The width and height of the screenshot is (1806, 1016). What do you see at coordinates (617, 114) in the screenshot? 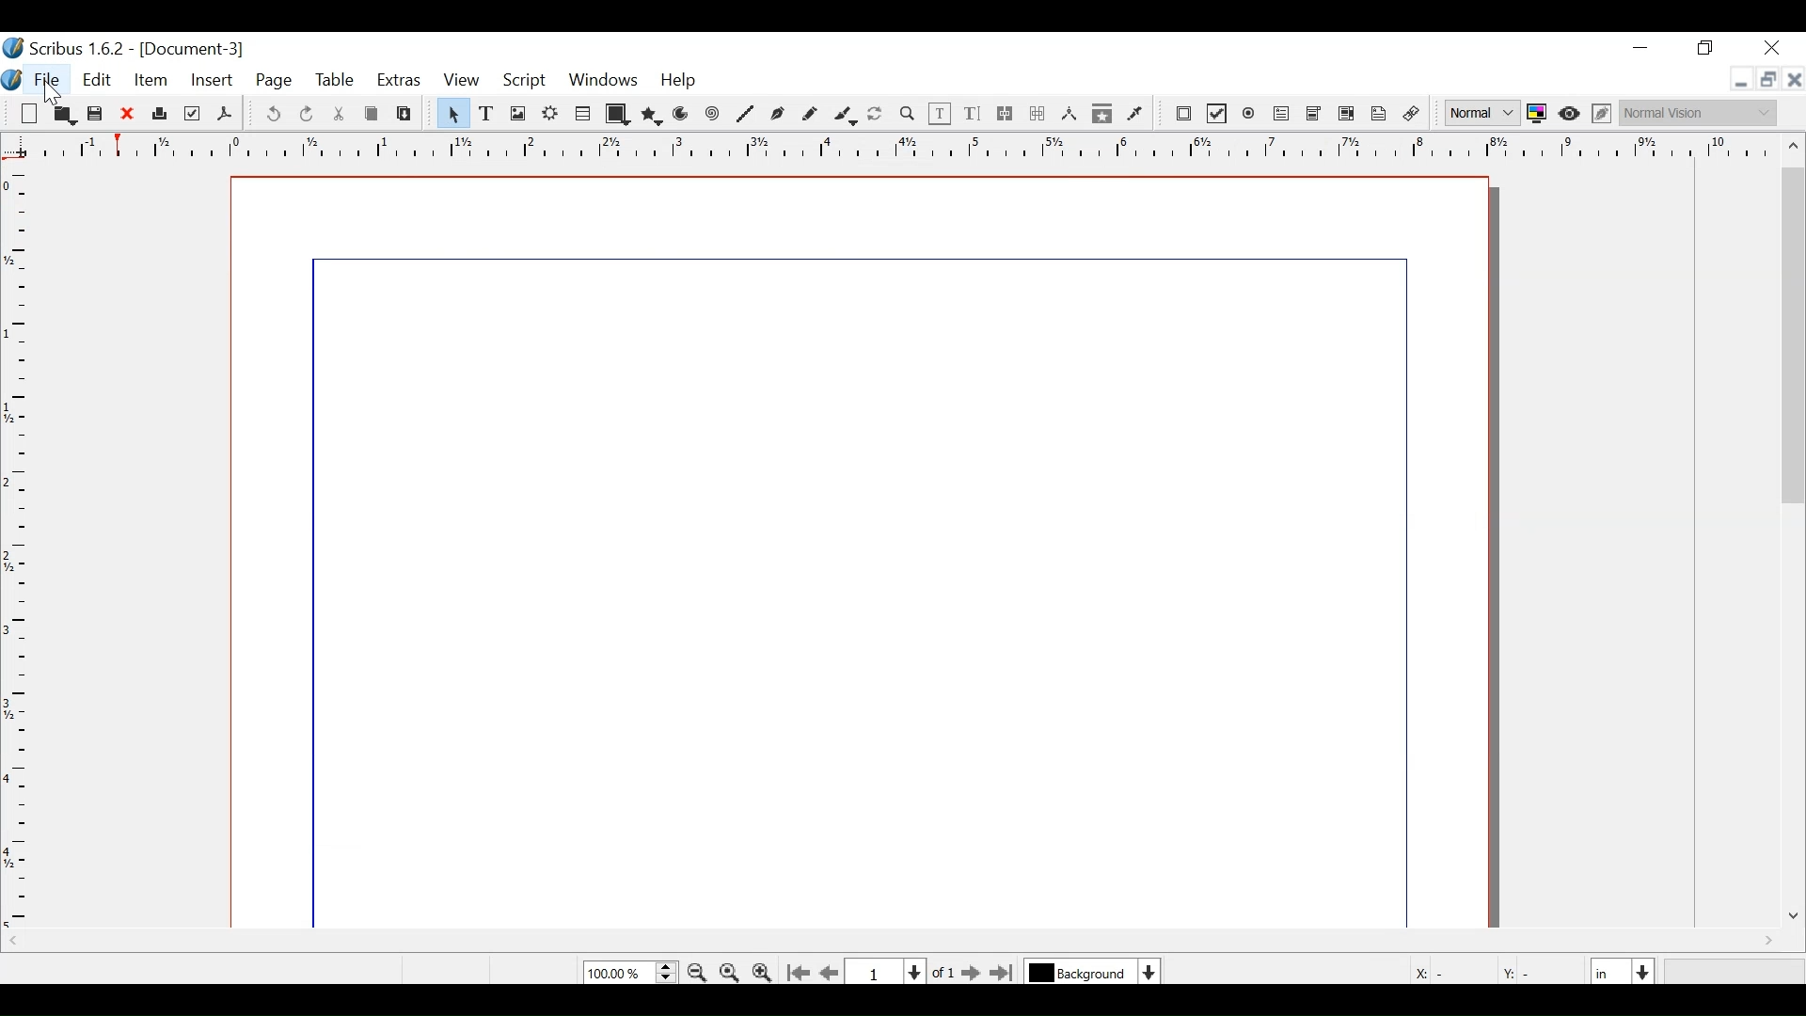
I see `Shape ` at bounding box center [617, 114].